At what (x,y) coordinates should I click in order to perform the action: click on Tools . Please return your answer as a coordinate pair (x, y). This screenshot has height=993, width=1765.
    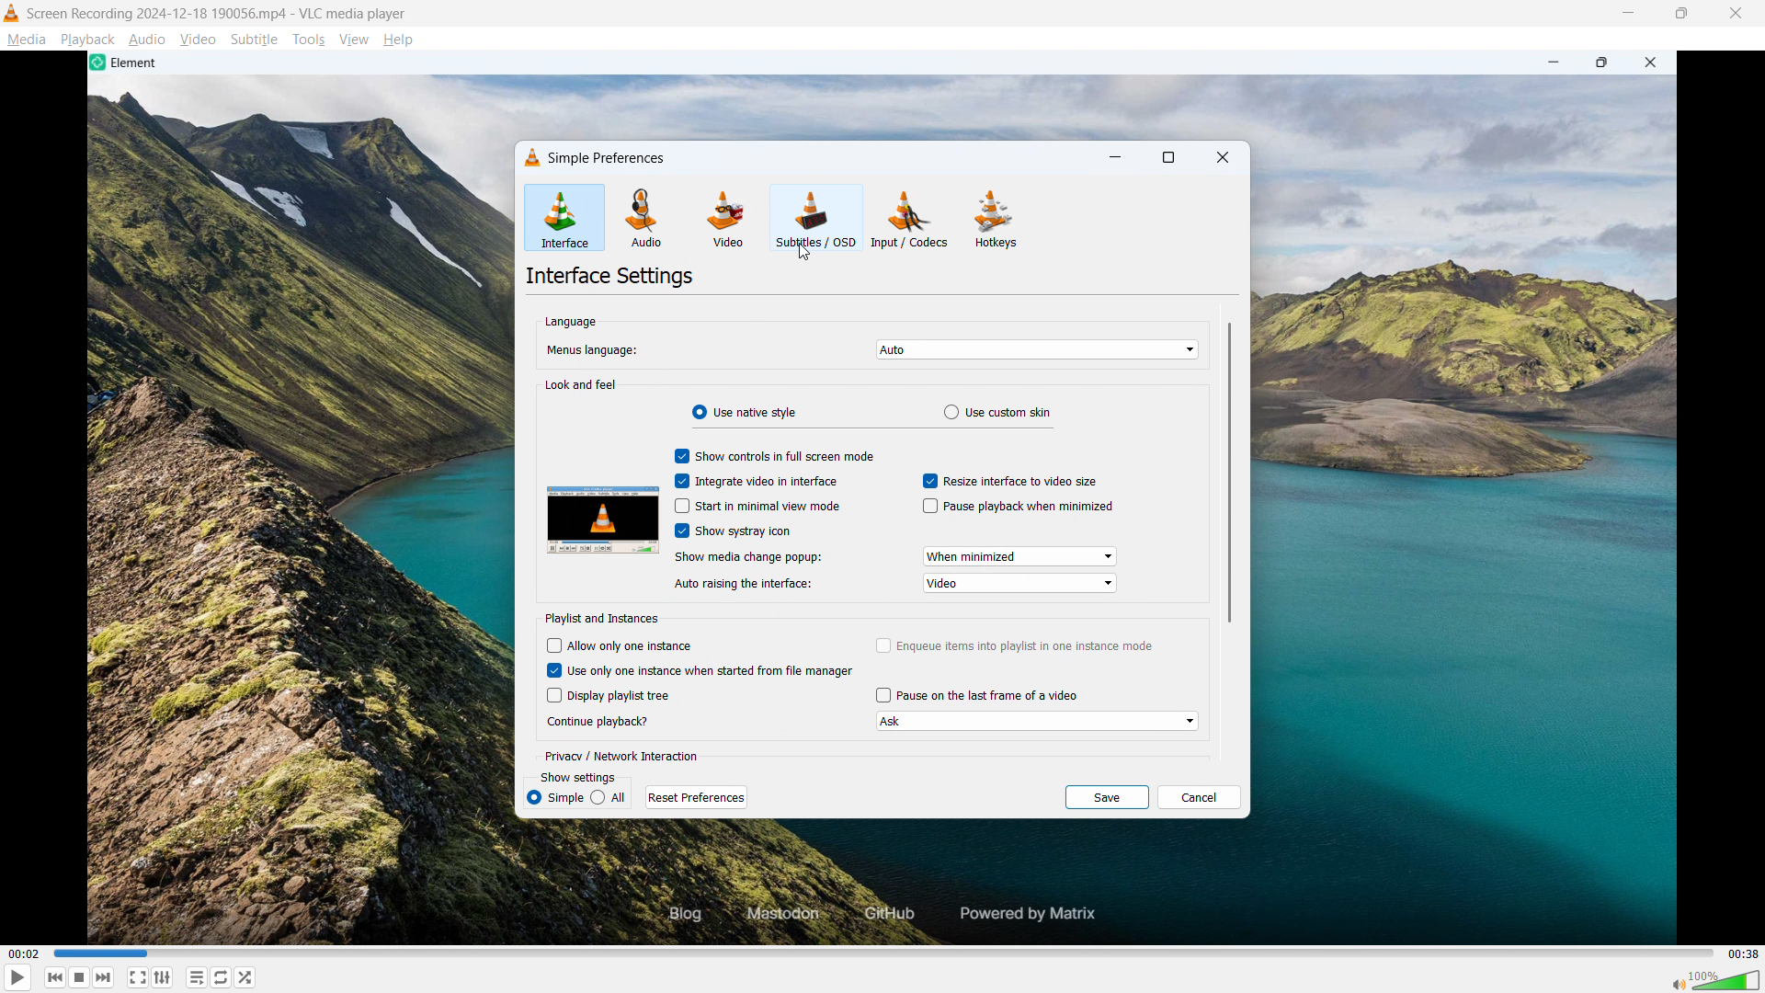
    Looking at the image, I should click on (310, 40).